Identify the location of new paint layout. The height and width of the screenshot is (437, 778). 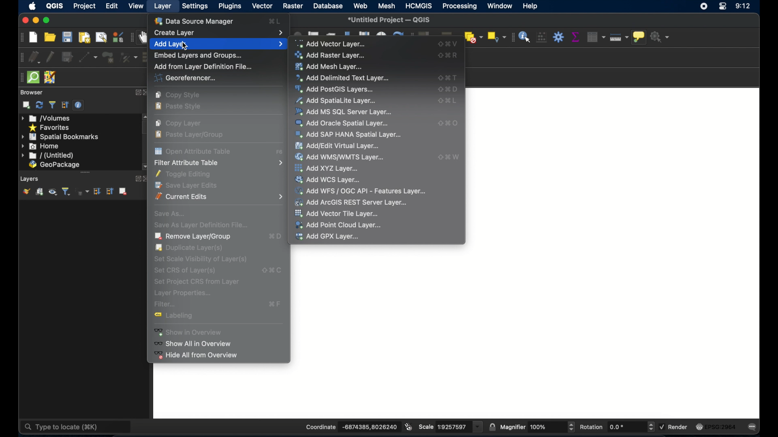
(84, 37).